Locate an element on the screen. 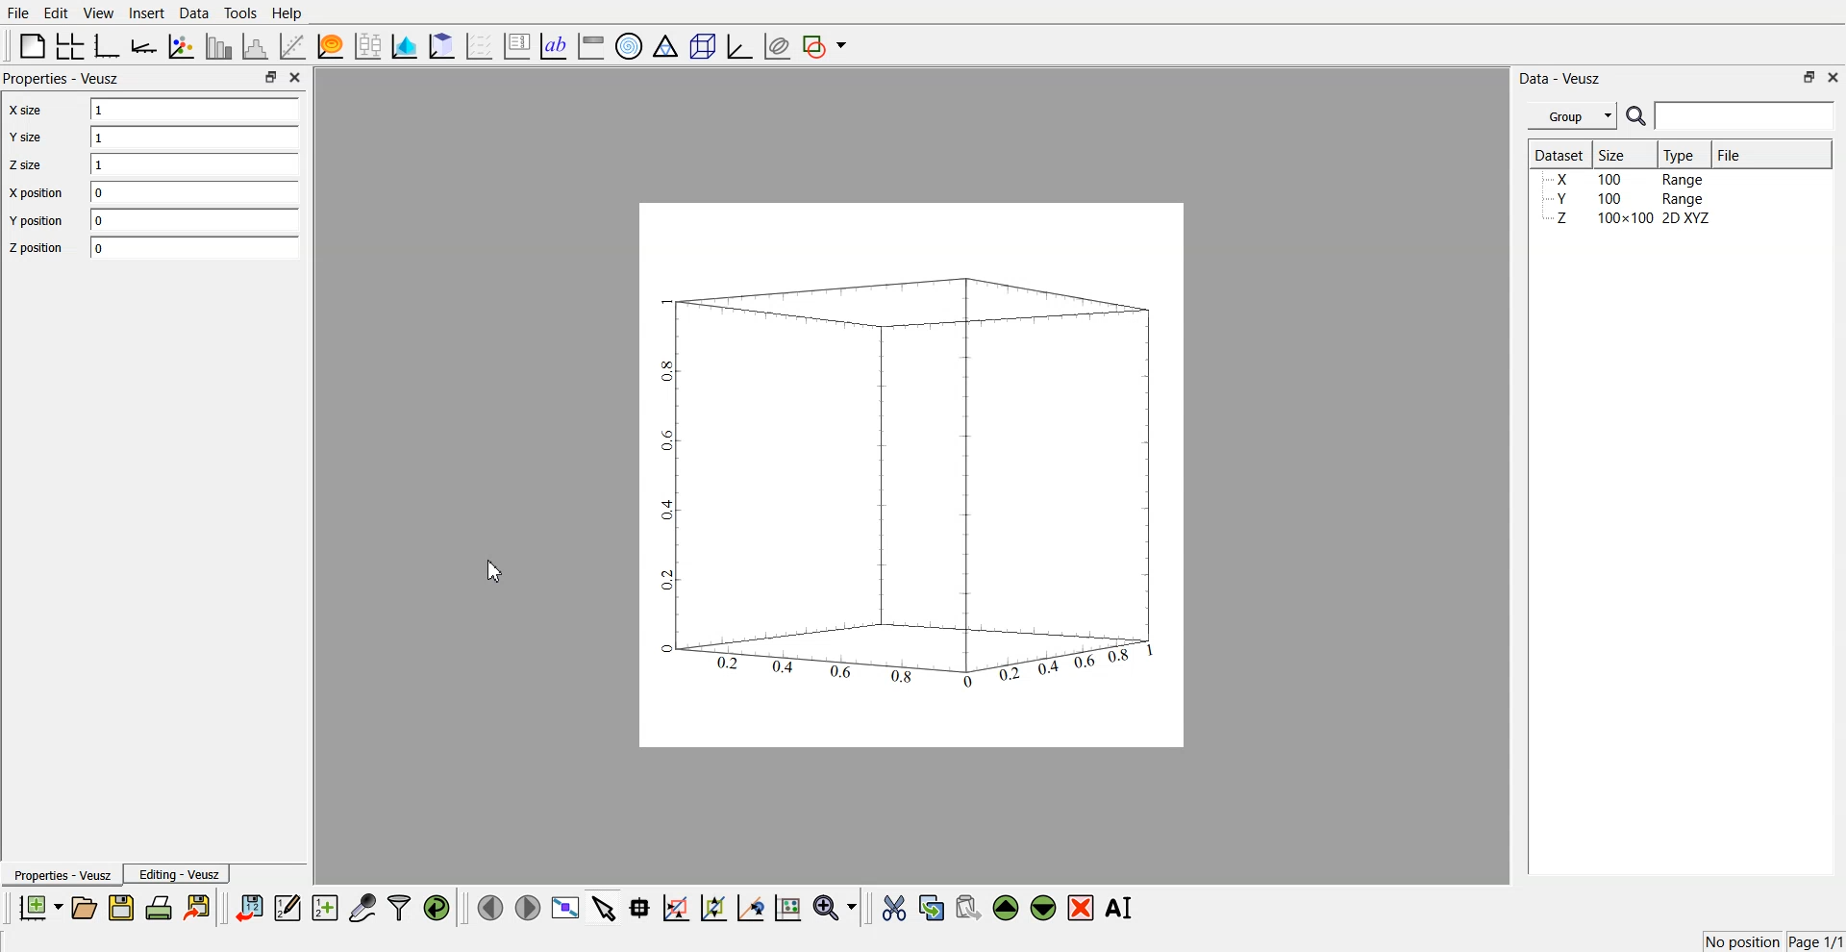 The width and height of the screenshot is (1846, 952). Add shape to the plot is located at coordinates (825, 46).